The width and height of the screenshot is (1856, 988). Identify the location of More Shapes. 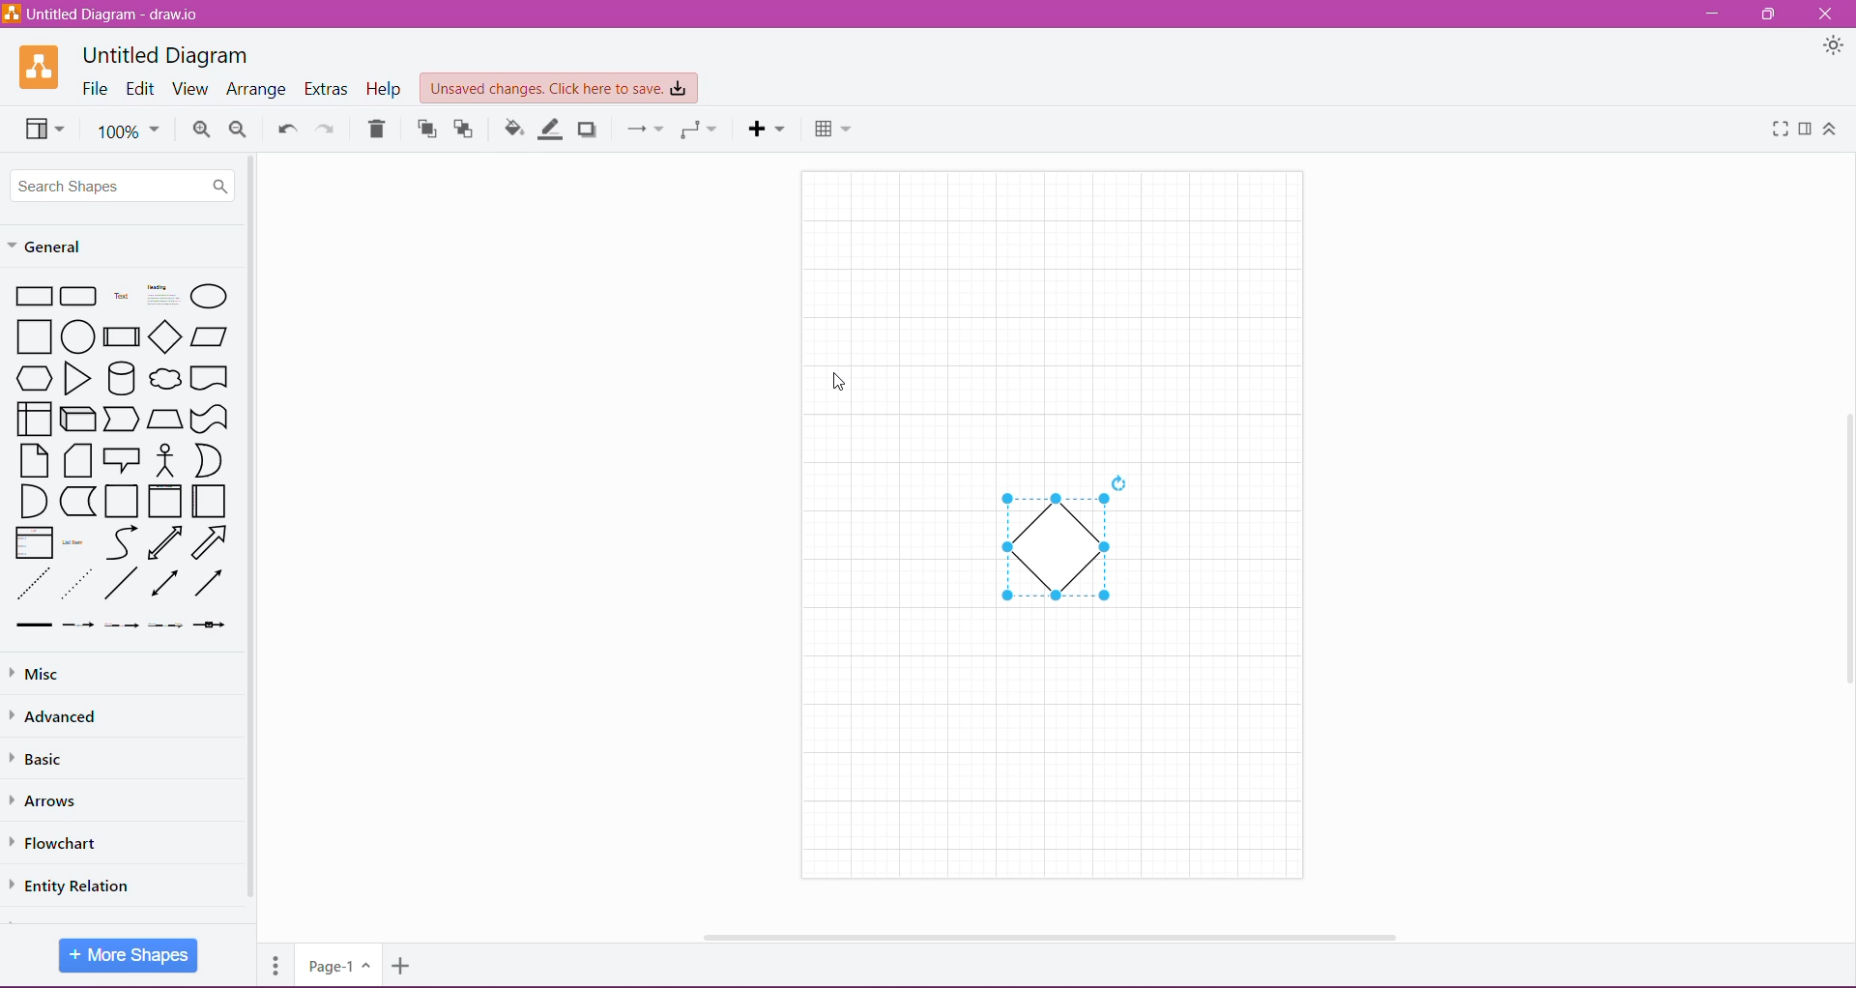
(129, 956).